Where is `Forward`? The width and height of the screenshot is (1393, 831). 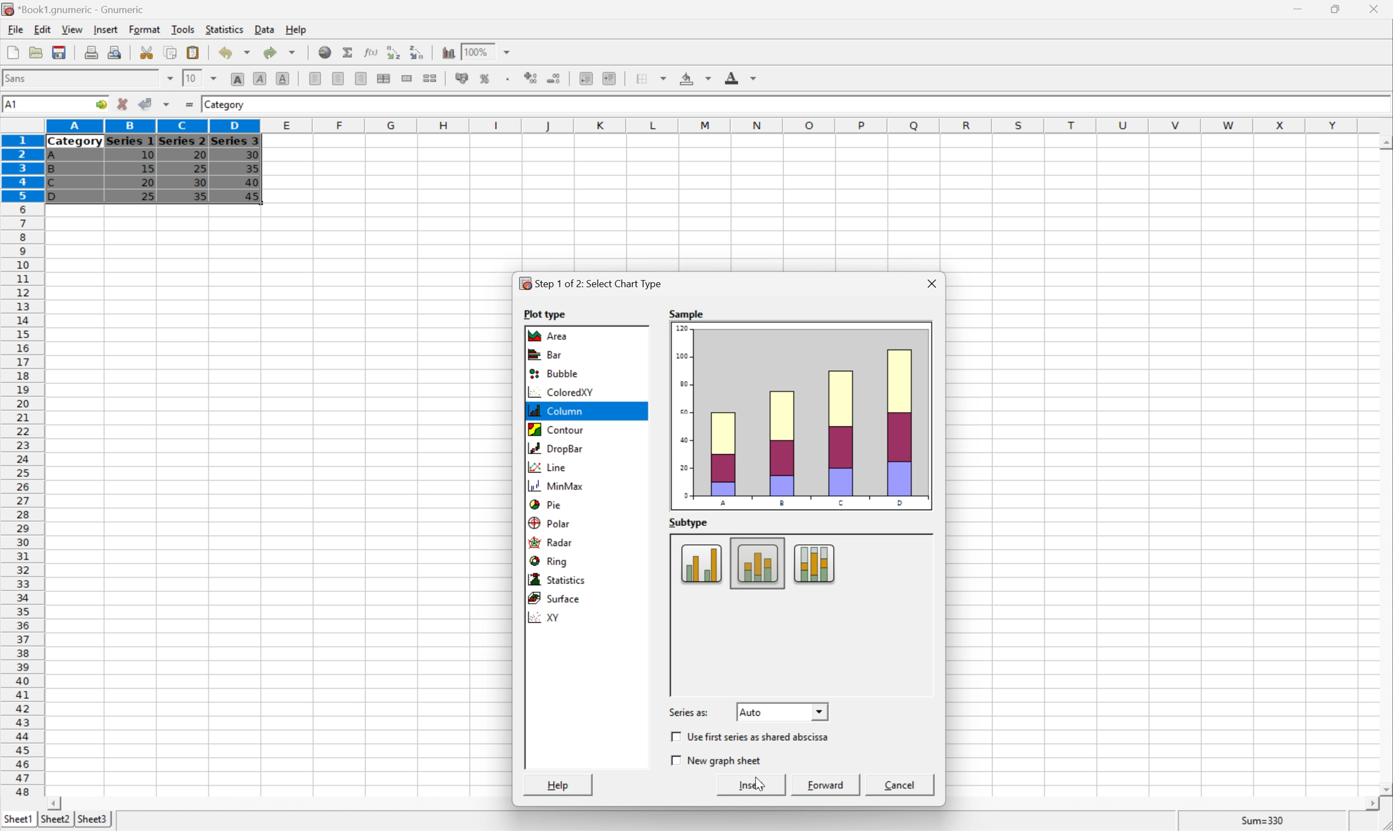 Forward is located at coordinates (828, 784).